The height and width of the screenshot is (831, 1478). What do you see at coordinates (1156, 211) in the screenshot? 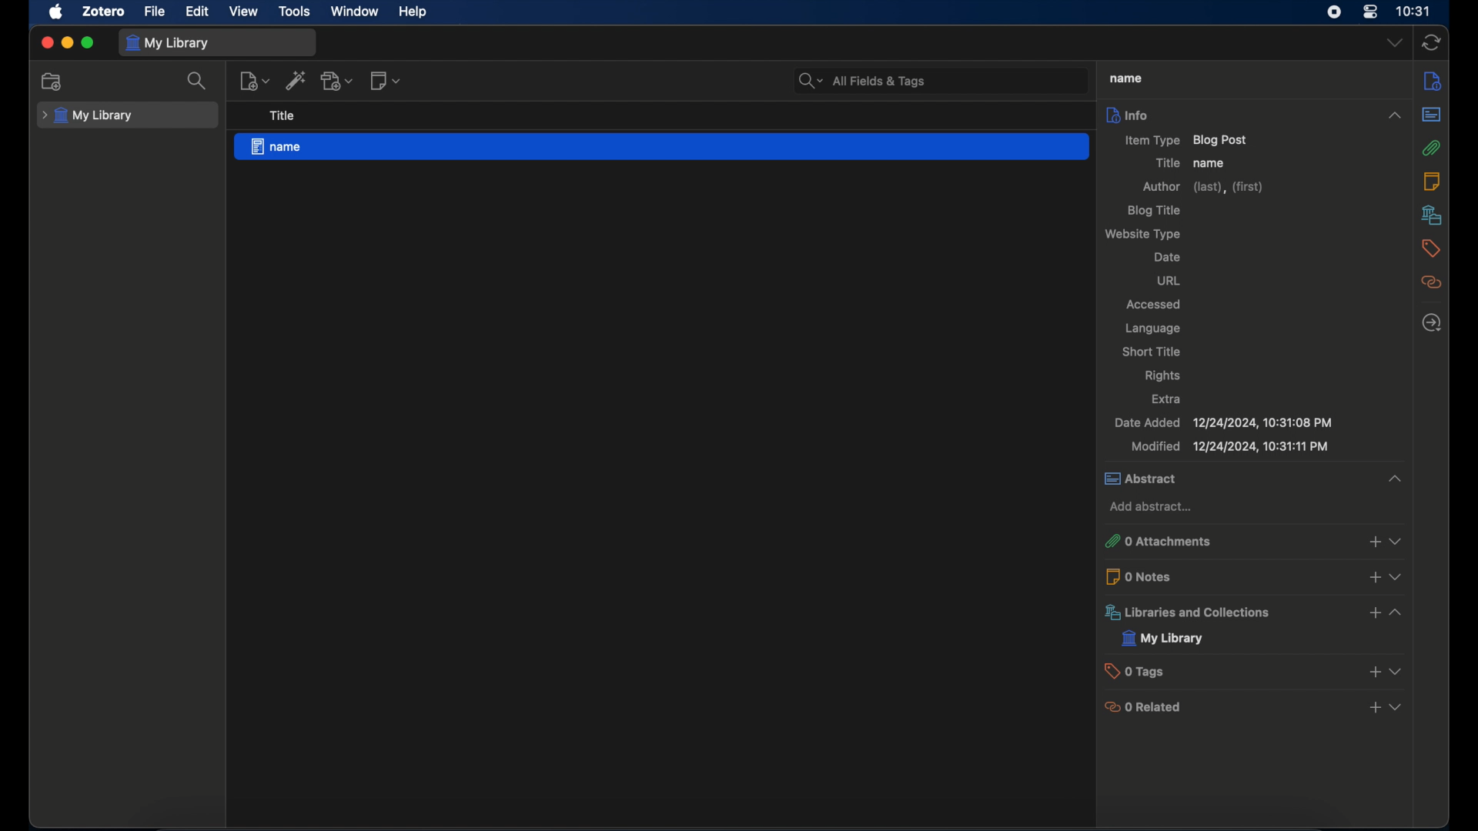
I see `blog title` at bounding box center [1156, 211].